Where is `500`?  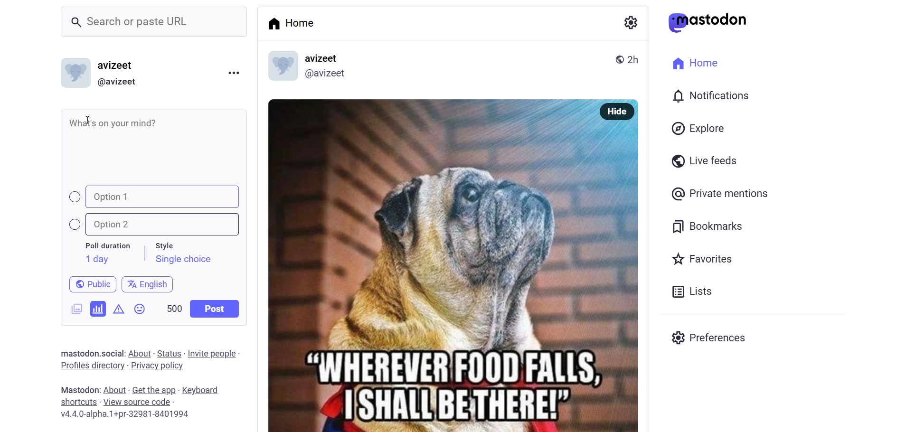
500 is located at coordinates (173, 307).